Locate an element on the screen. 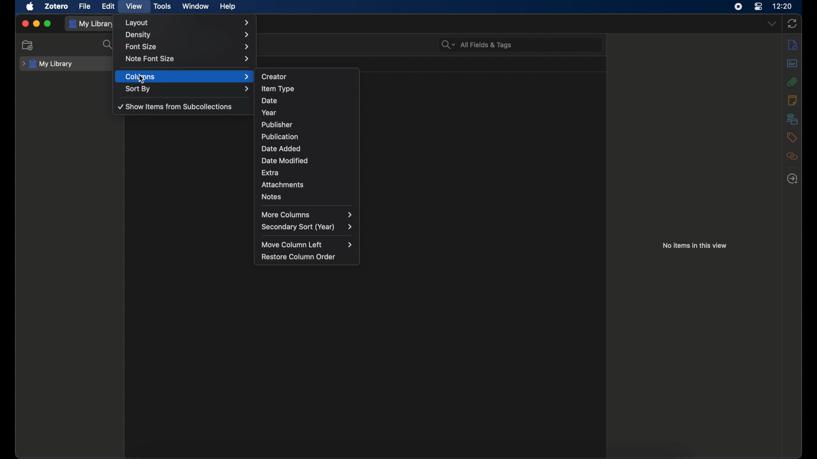  maximize is located at coordinates (49, 24).